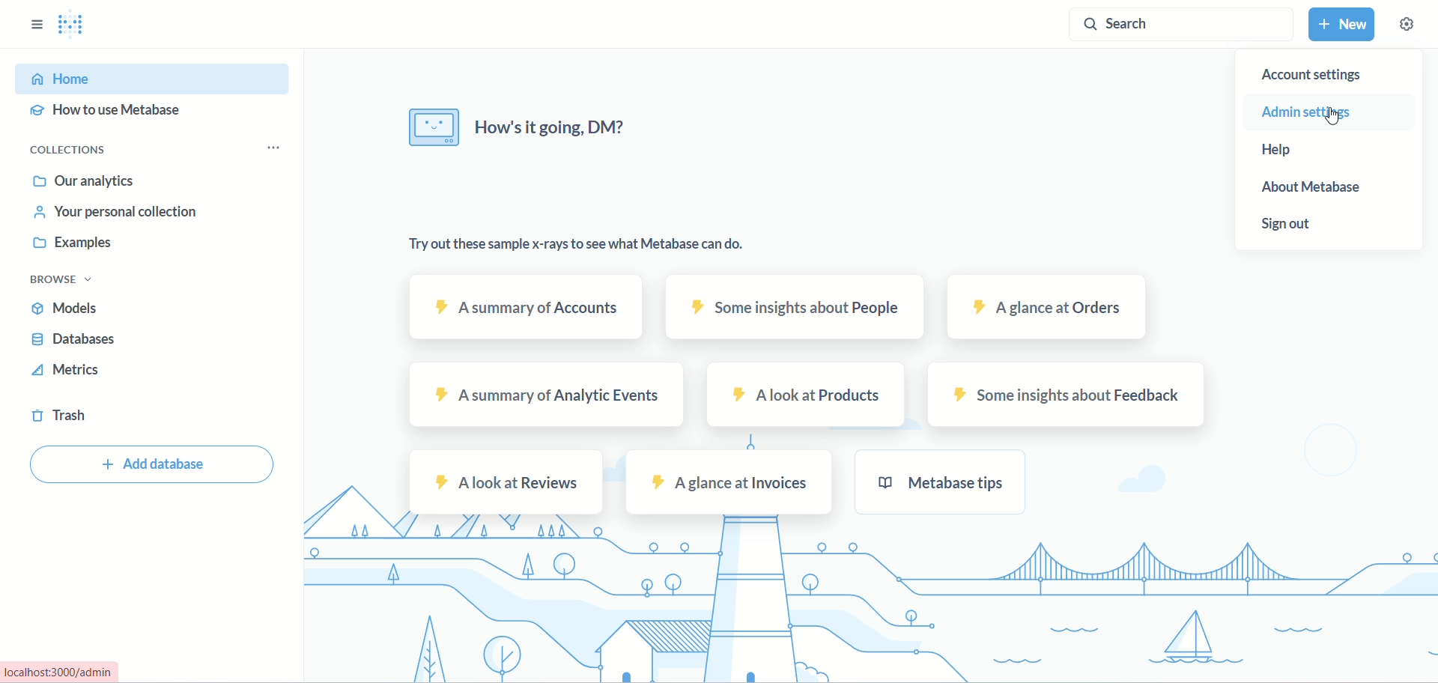 The image size is (1438, 683). I want to click on your personal collection, so click(119, 213).